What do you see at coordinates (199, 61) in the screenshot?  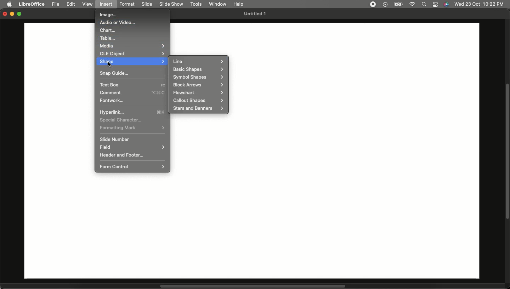 I see `Line` at bounding box center [199, 61].